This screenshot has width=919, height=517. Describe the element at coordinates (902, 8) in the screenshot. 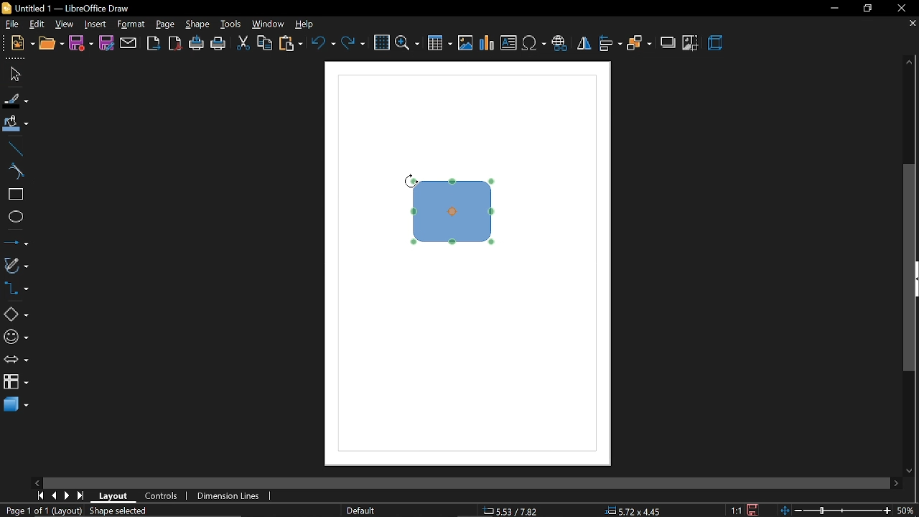

I see `close` at that location.